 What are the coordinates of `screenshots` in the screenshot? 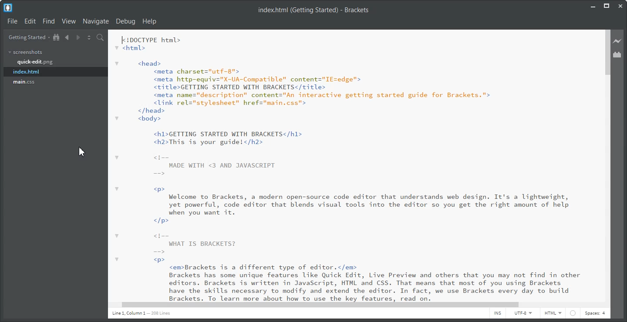 It's located at (26, 53).